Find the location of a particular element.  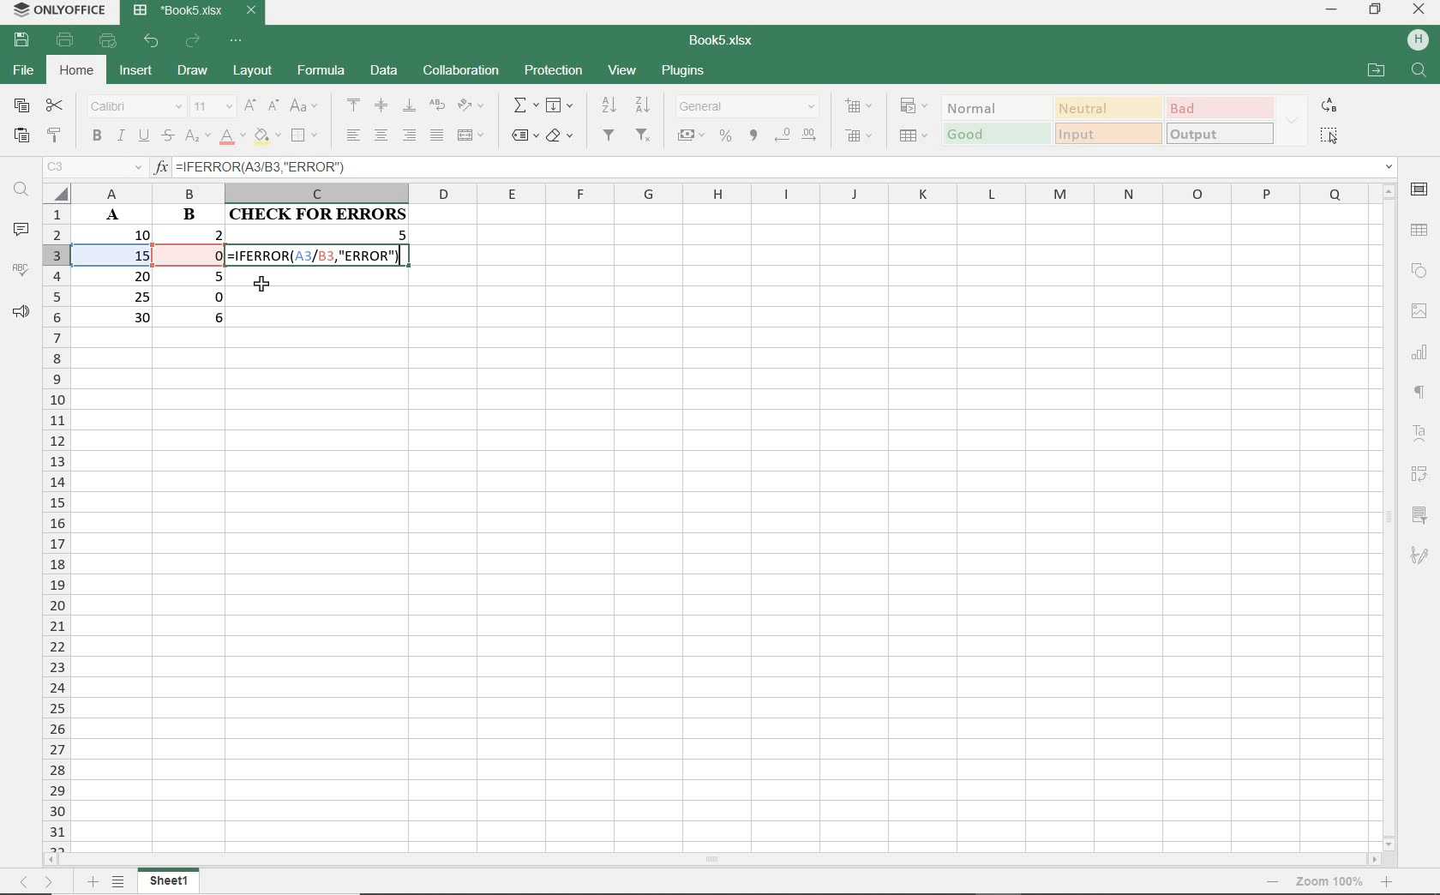

 is located at coordinates (122, 883).